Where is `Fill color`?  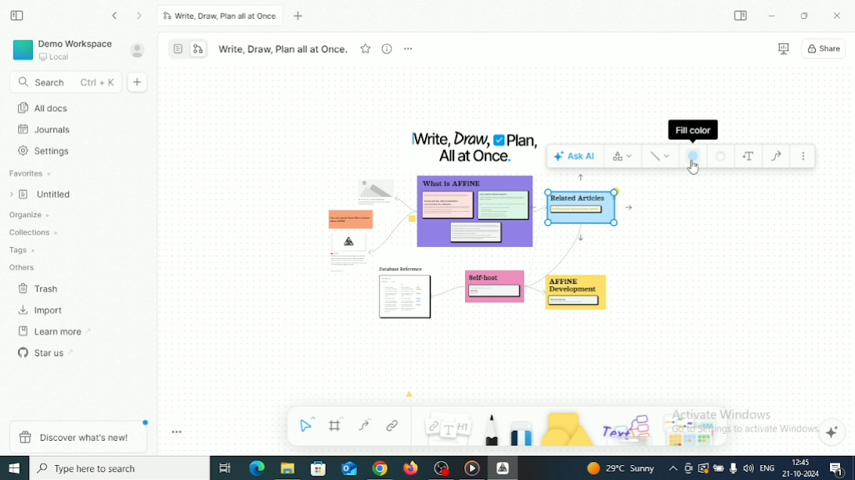 Fill color is located at coordinates (694, 155).